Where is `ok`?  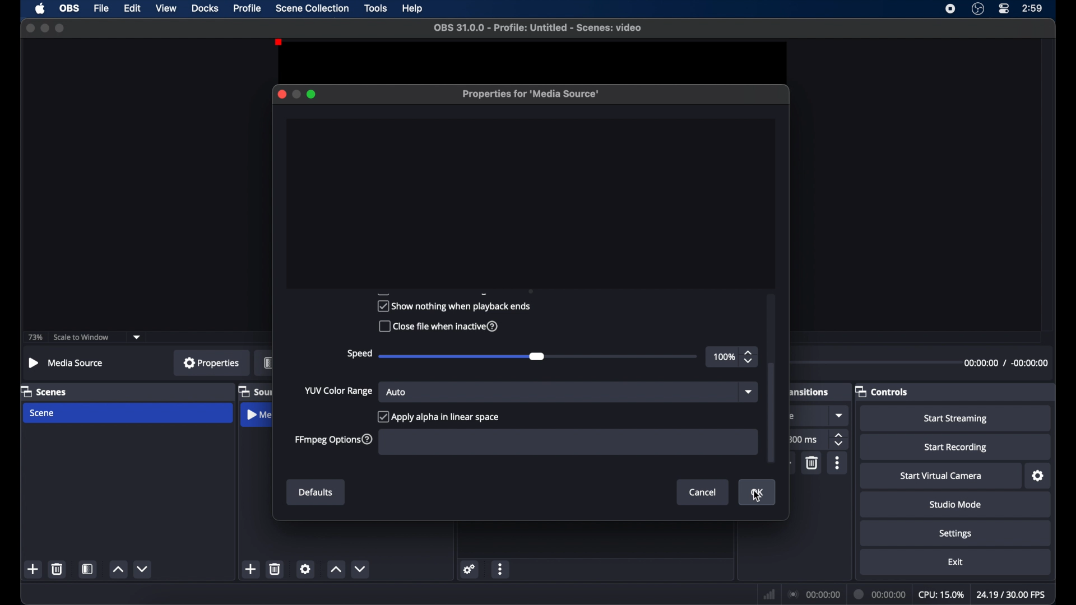
ok is located at coordinates (758, 492).